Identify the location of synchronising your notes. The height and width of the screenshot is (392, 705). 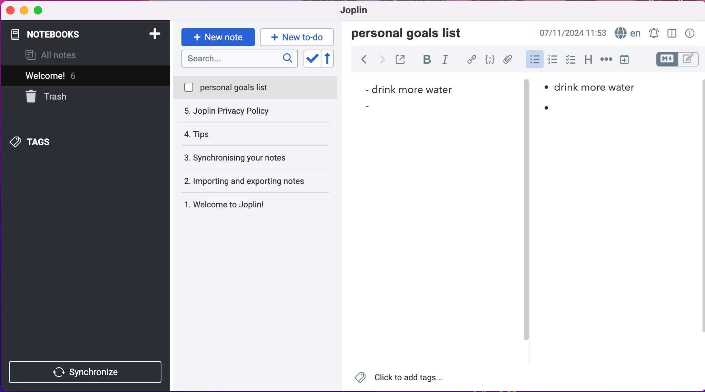
(256, 134).